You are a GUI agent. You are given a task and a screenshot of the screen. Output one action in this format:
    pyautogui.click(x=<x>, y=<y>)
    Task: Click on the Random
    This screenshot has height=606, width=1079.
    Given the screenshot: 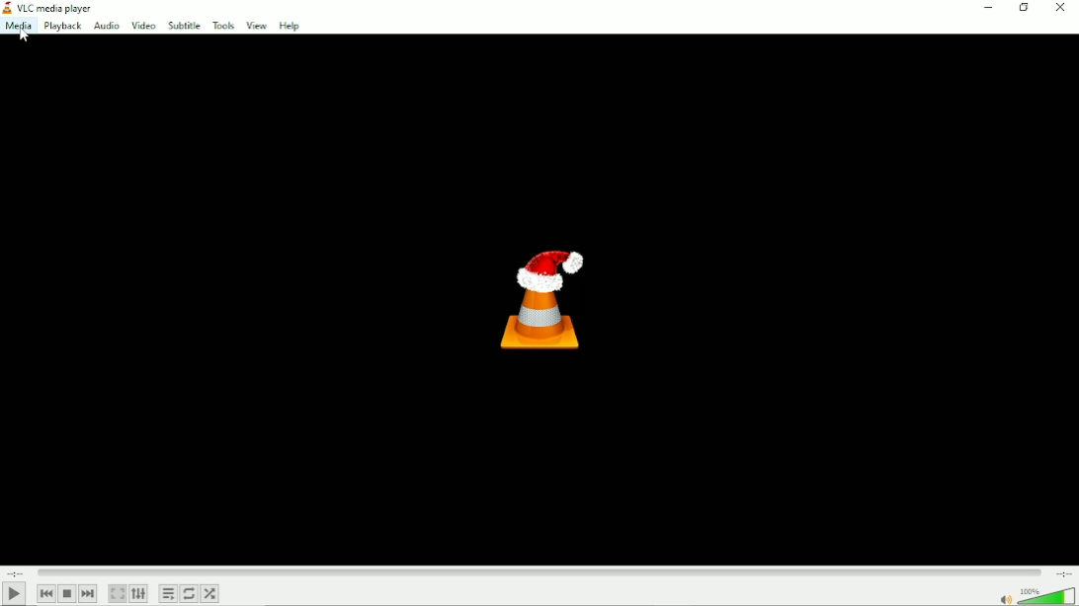 What is the action you would take?
    pyautogui.click(x=211, y=593)
    